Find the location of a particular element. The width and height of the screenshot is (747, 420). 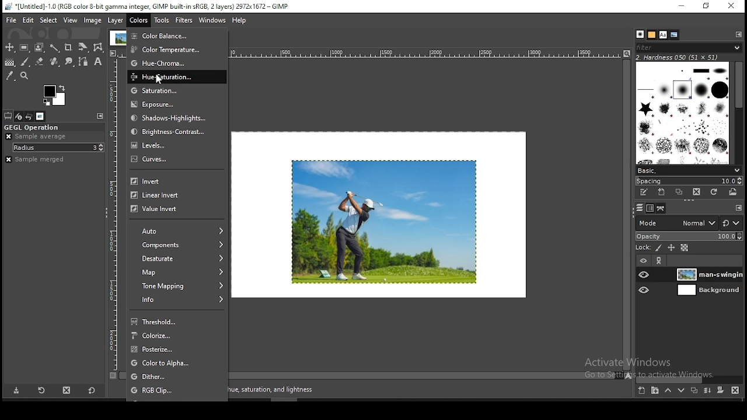

channels is located at coordinates (650, 209).